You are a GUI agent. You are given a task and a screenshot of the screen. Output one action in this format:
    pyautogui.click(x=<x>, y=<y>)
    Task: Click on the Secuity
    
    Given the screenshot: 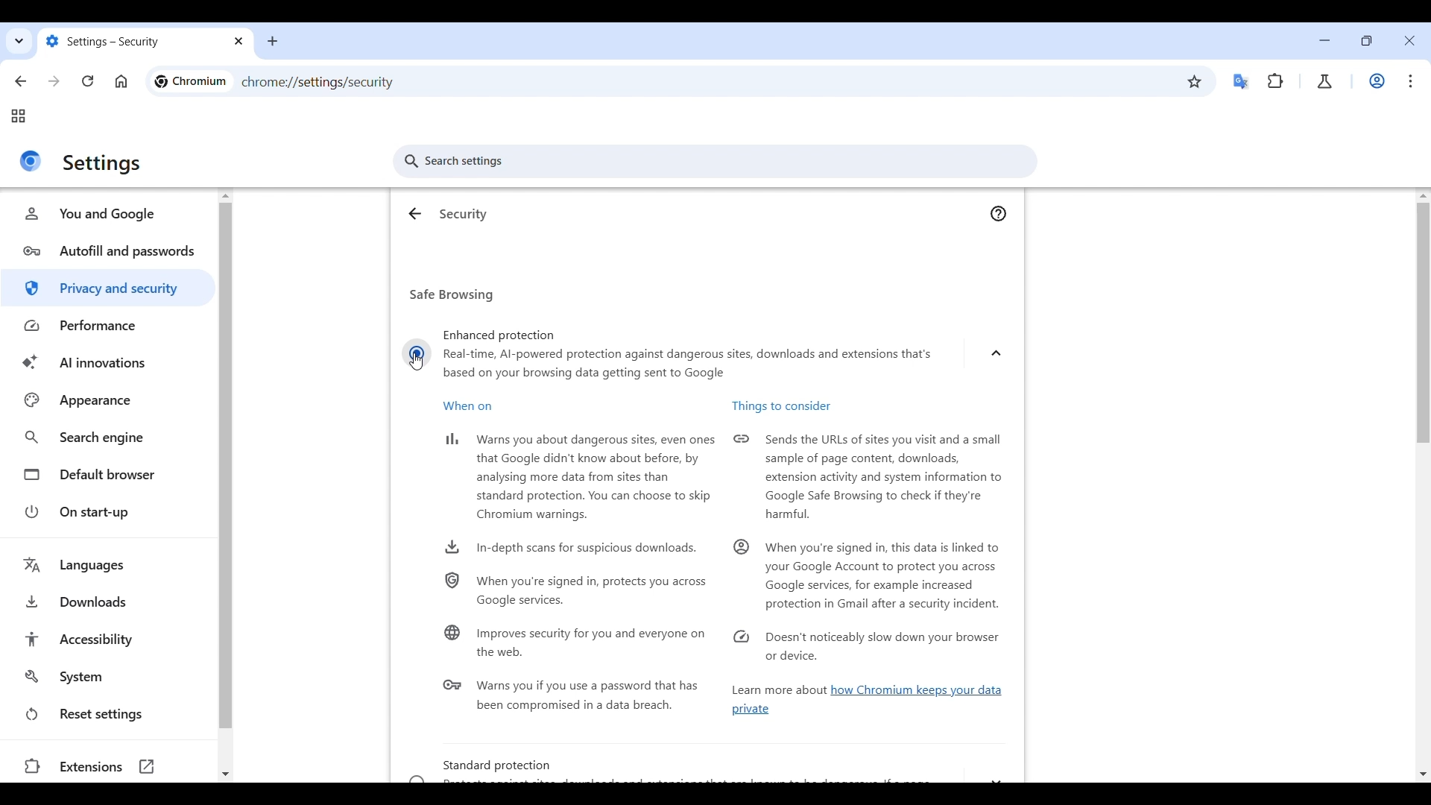 What is the action you would take?
    pyautogui.click(x=464, y=214)
    